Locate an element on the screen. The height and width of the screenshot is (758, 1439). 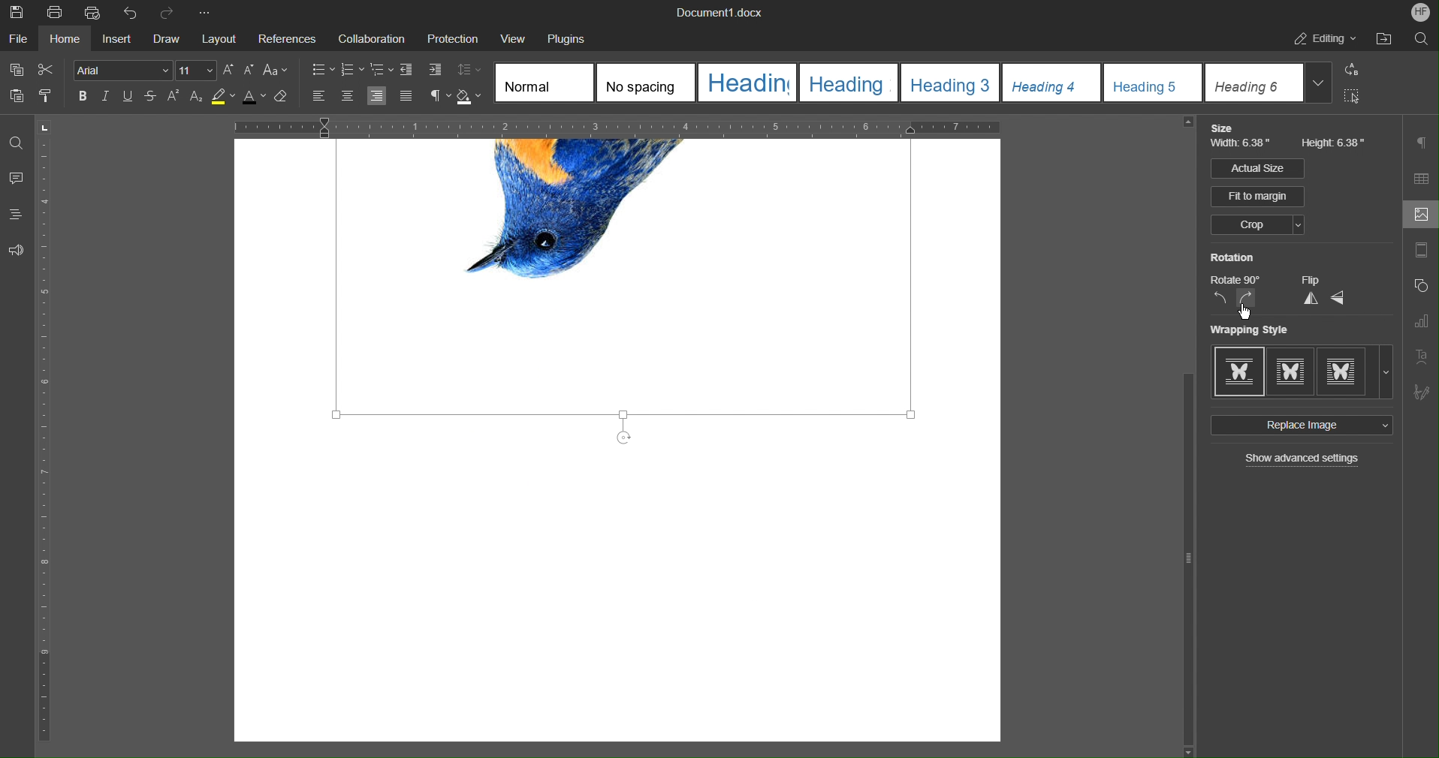
Save is located at coordinates (18, 12).